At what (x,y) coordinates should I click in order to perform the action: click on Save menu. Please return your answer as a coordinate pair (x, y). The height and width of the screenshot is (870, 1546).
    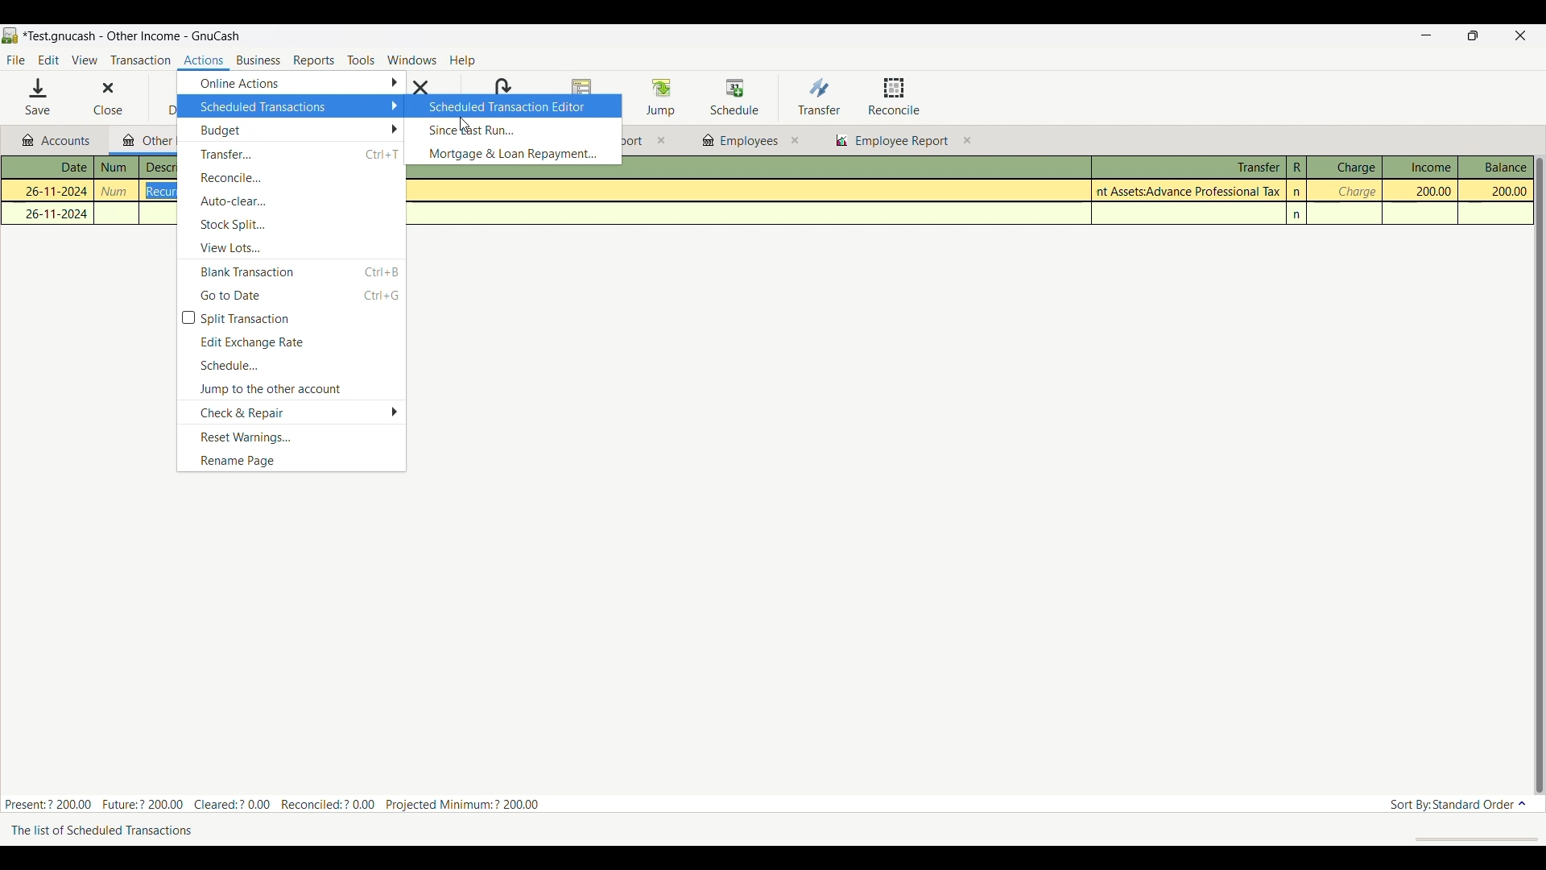
    Looking at the image, I should click on (39, 97).